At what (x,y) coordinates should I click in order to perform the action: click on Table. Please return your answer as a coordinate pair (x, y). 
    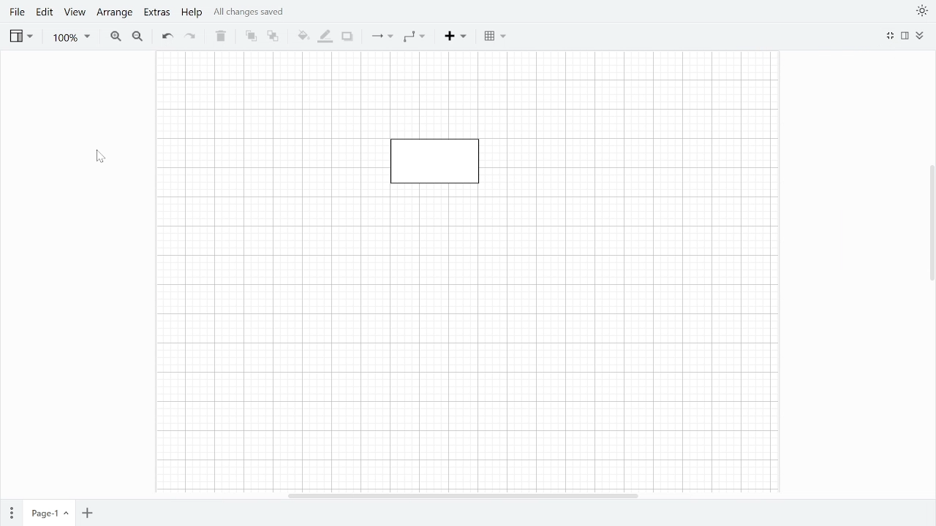
    Looking at the image, I should click on (497, 38).